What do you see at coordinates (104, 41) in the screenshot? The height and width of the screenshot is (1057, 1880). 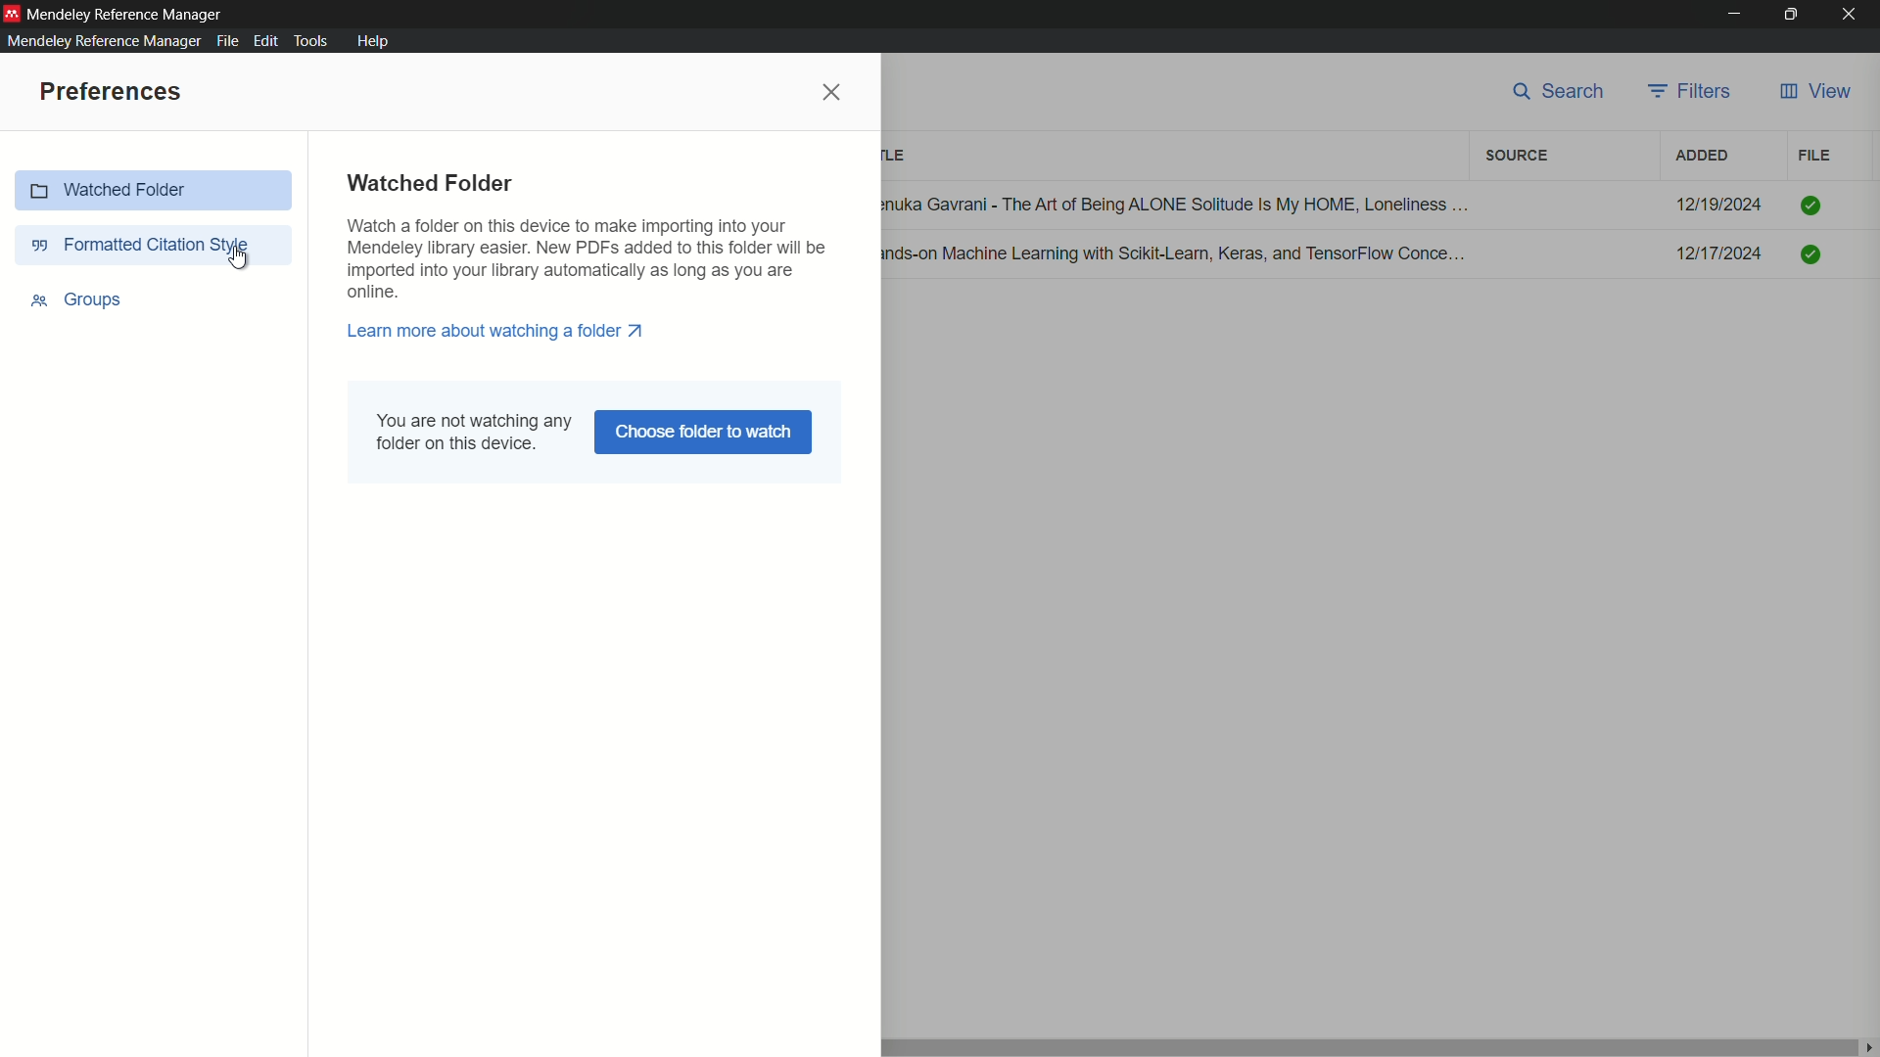 I see `mendeley reference manager` at bounding box center [104, 41].